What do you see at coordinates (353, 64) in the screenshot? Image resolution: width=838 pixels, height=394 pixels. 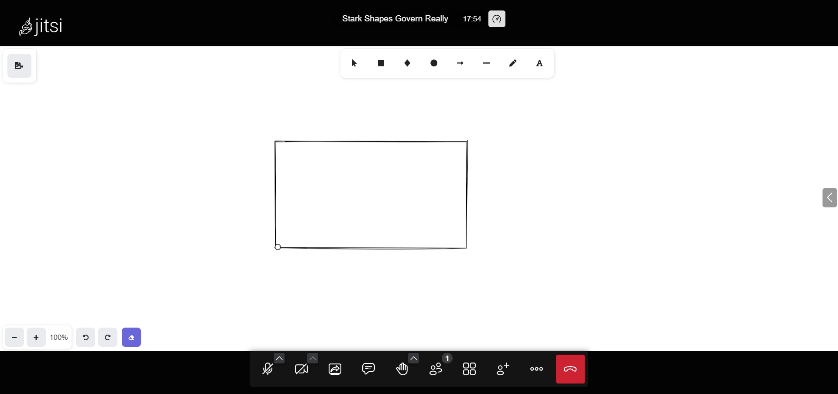 I see `select` at bounding box center [353, 64].